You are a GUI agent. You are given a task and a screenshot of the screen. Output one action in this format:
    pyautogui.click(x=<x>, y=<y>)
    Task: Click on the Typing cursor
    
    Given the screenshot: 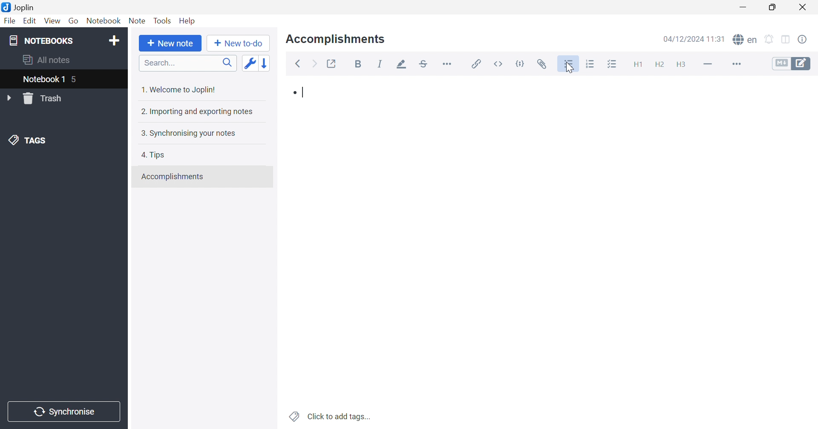 What is the action you would take?
    pyautogui.click(x=304, y=92)
    